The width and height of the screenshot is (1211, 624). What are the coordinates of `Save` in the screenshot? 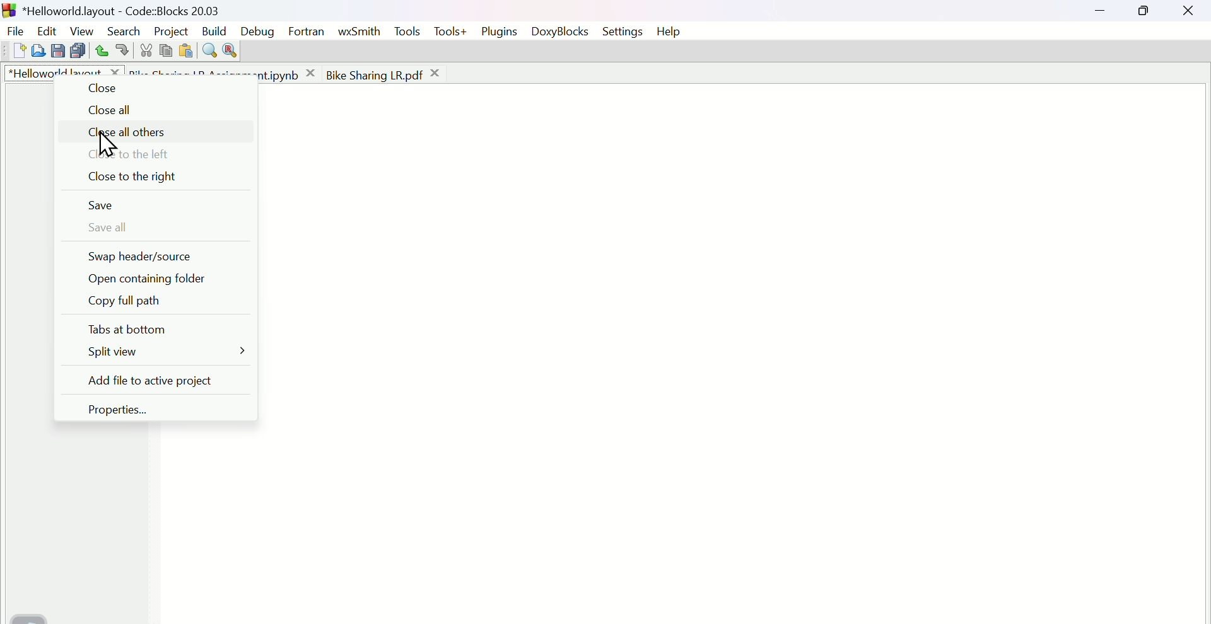 It's located at (109, 206).